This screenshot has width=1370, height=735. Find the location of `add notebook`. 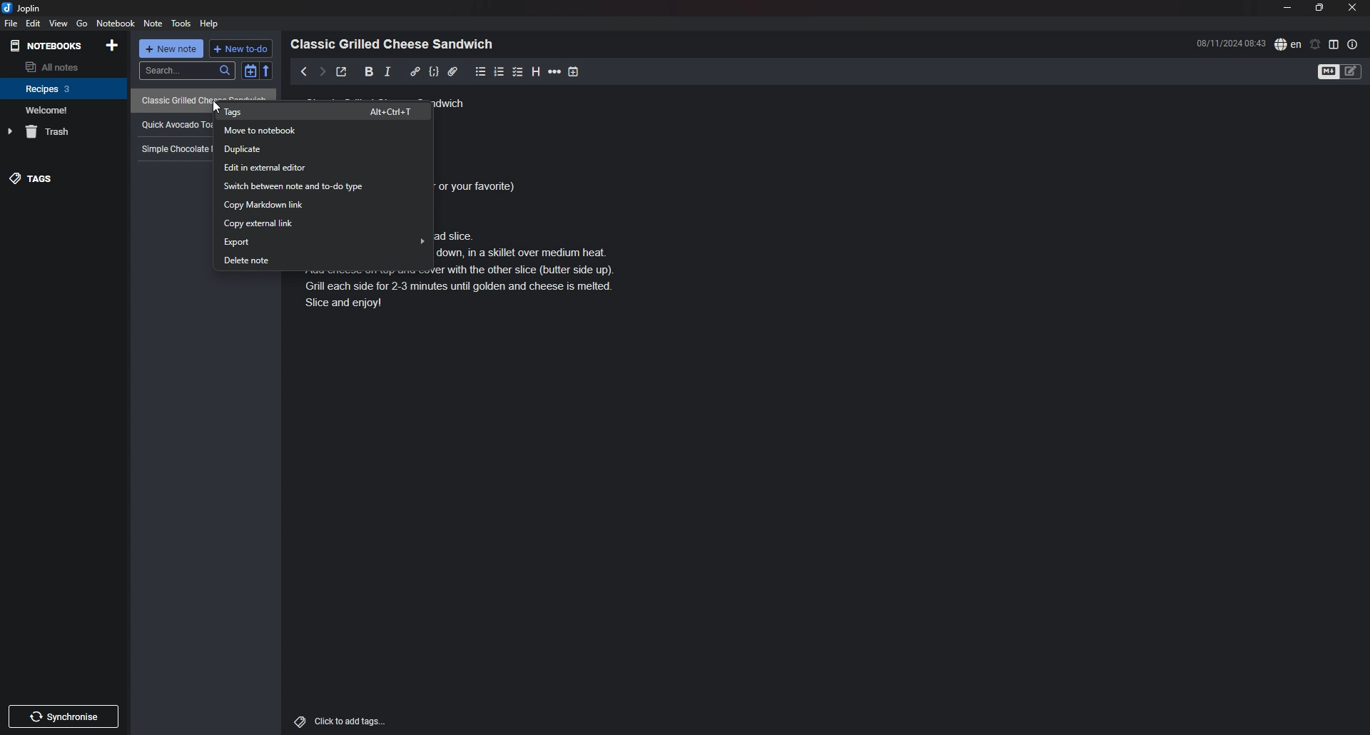

add notebook is located at coordinates (113, 44).